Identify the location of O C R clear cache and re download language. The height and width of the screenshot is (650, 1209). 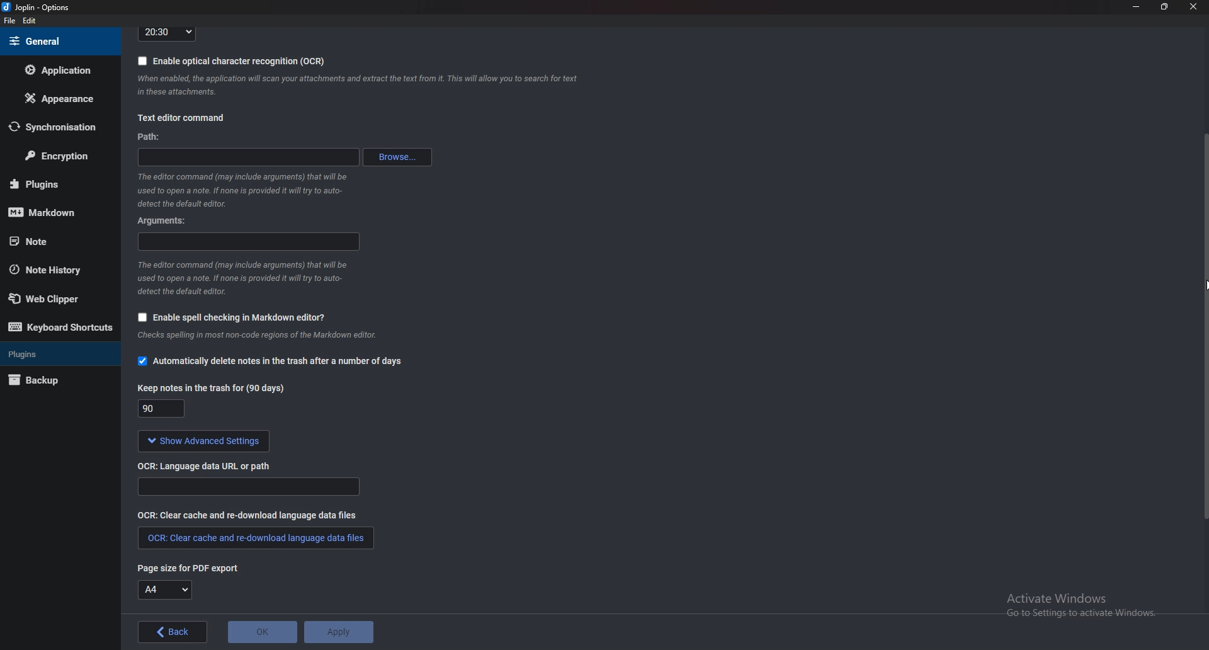
(249, 515).